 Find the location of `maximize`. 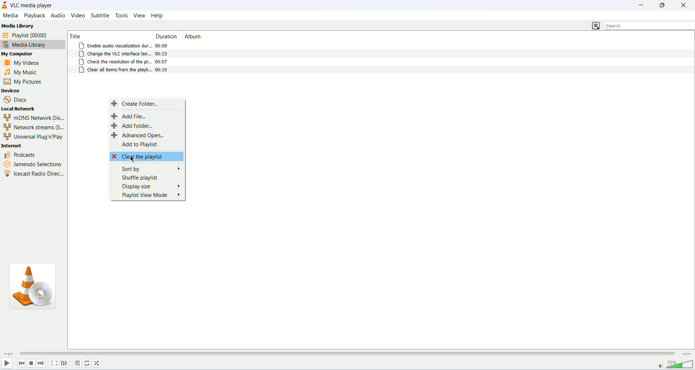

maximize is located at coordinates (663, 5).